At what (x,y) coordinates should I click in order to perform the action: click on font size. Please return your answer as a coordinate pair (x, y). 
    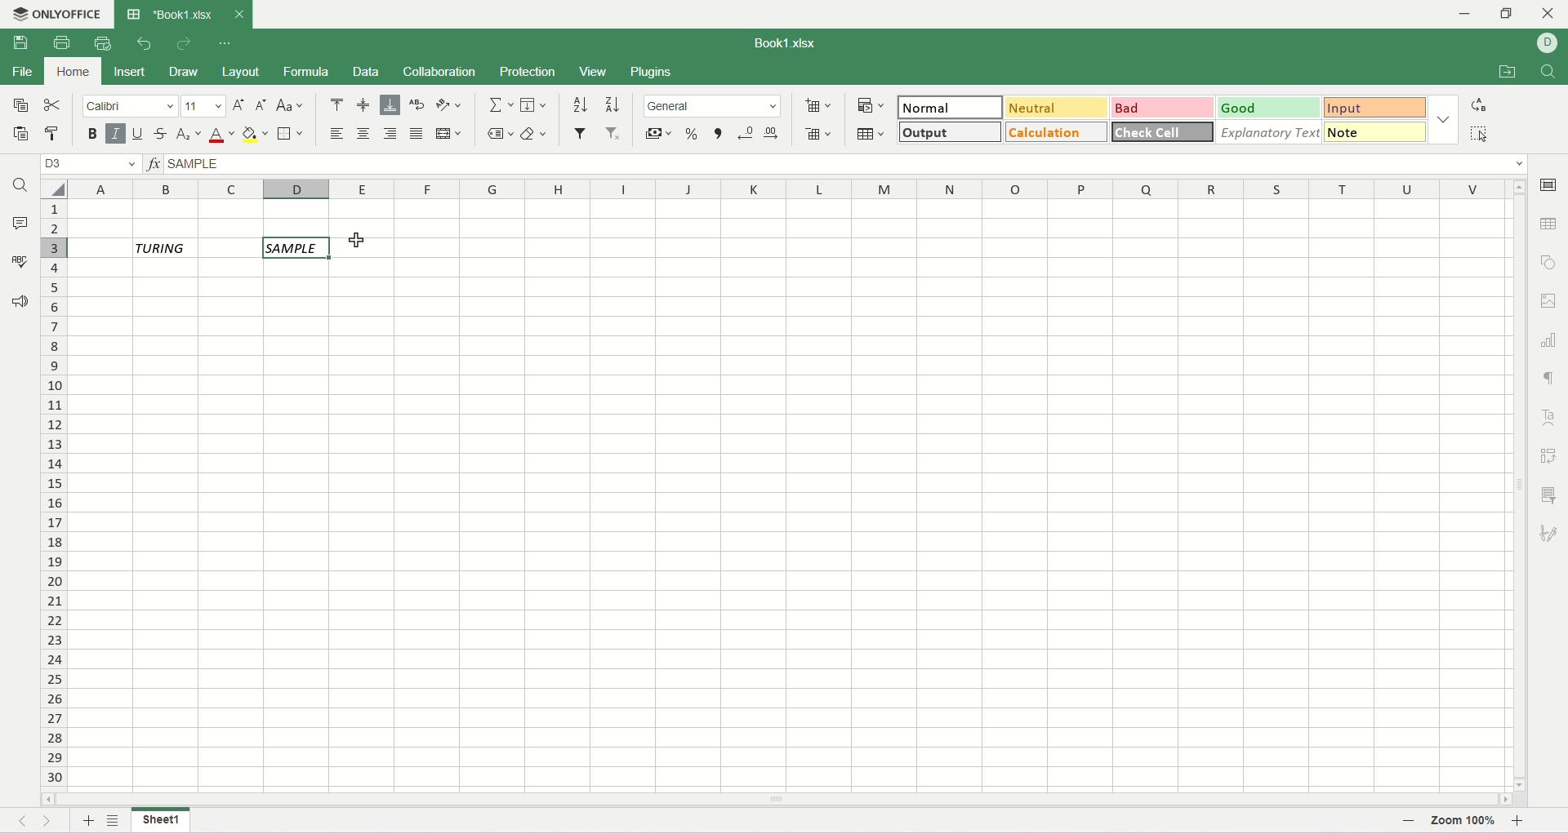
    Looking at the image, I should click on (205, 105).